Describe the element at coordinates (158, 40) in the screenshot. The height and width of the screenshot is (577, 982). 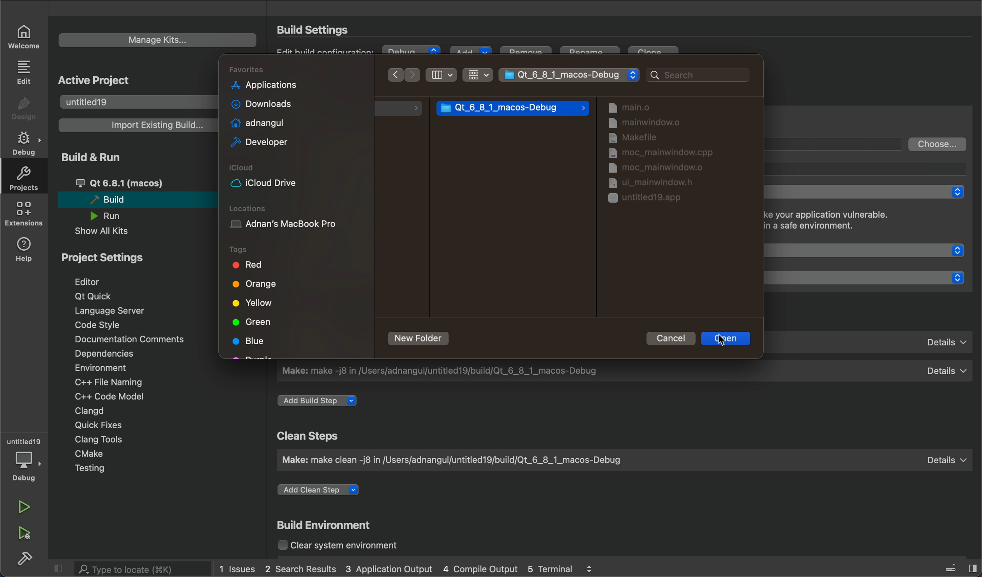
I see `manage kits` at that location.